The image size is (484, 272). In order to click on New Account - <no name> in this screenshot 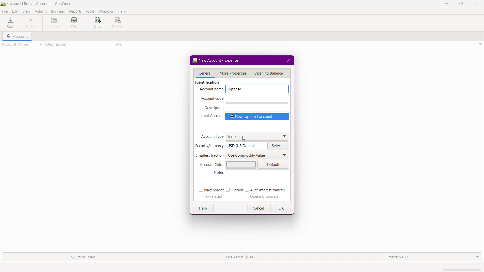, I will do `click(222, 60)`.